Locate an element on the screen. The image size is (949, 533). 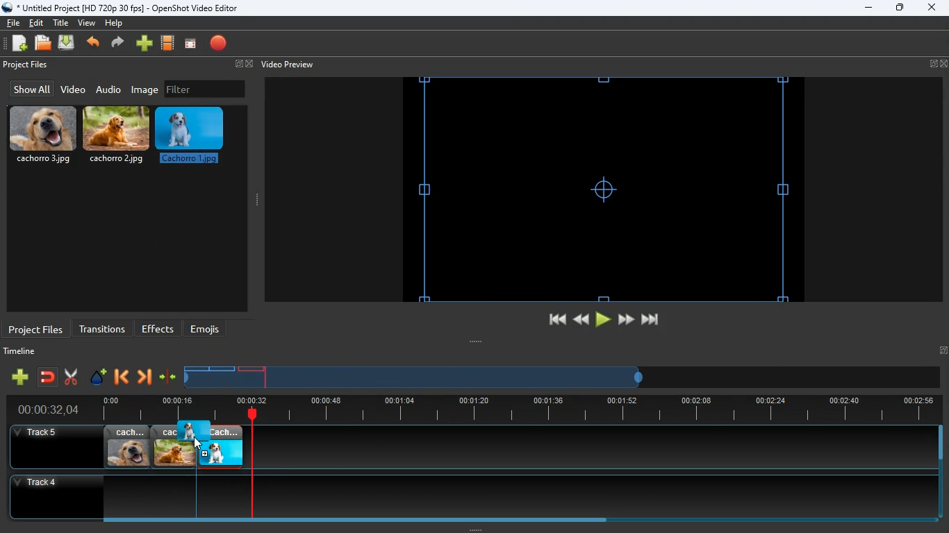
record is located at coordinates (220, 44).